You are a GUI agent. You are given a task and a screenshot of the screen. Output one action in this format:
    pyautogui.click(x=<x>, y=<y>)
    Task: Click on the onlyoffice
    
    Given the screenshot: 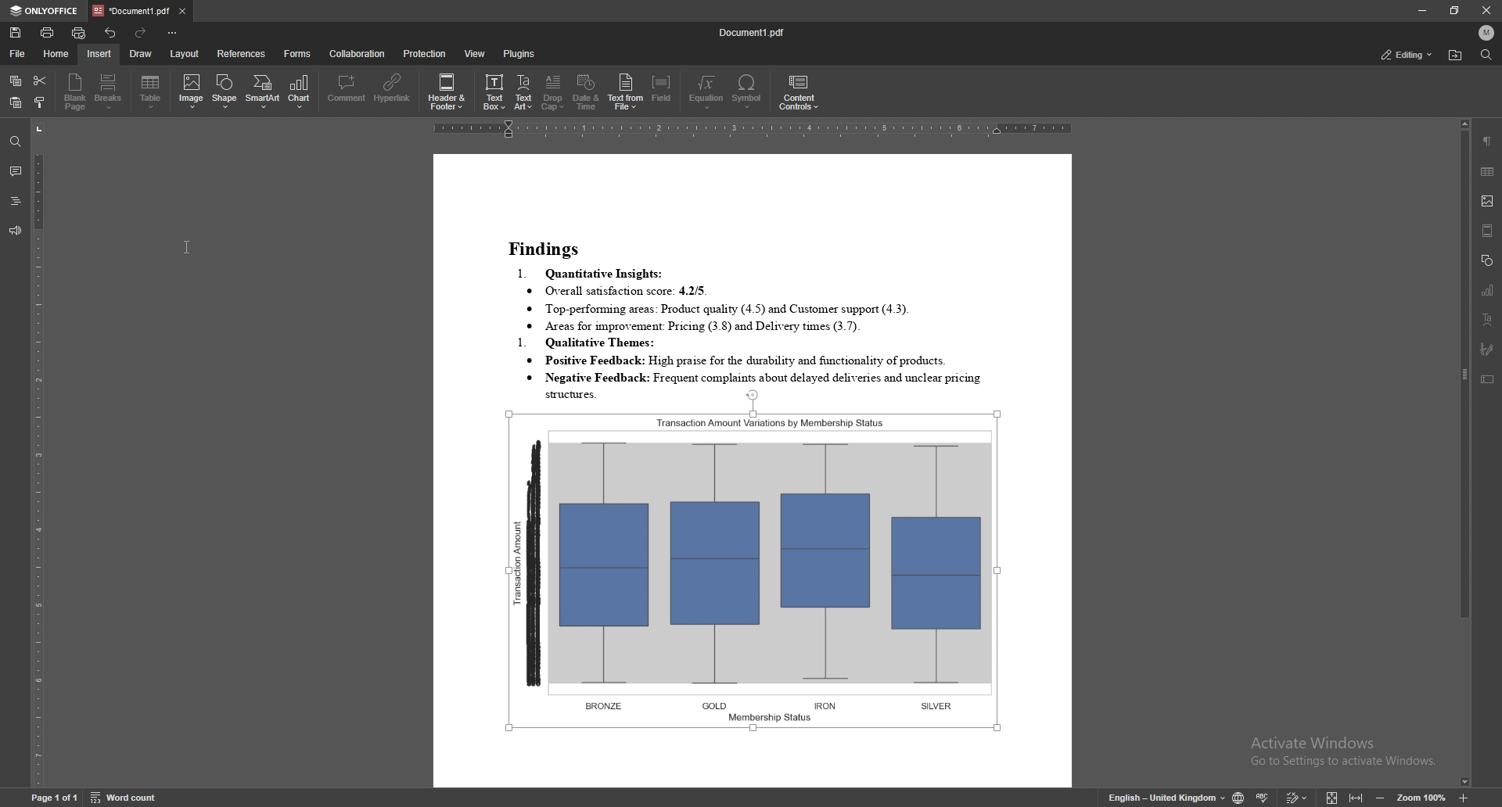 What is the action you would take?
    pyautogui.click(x=46, y=11)
    